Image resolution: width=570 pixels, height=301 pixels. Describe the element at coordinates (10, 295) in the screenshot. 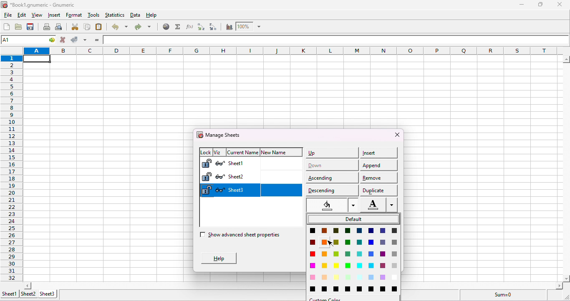

I see `sheet 1` at that location.